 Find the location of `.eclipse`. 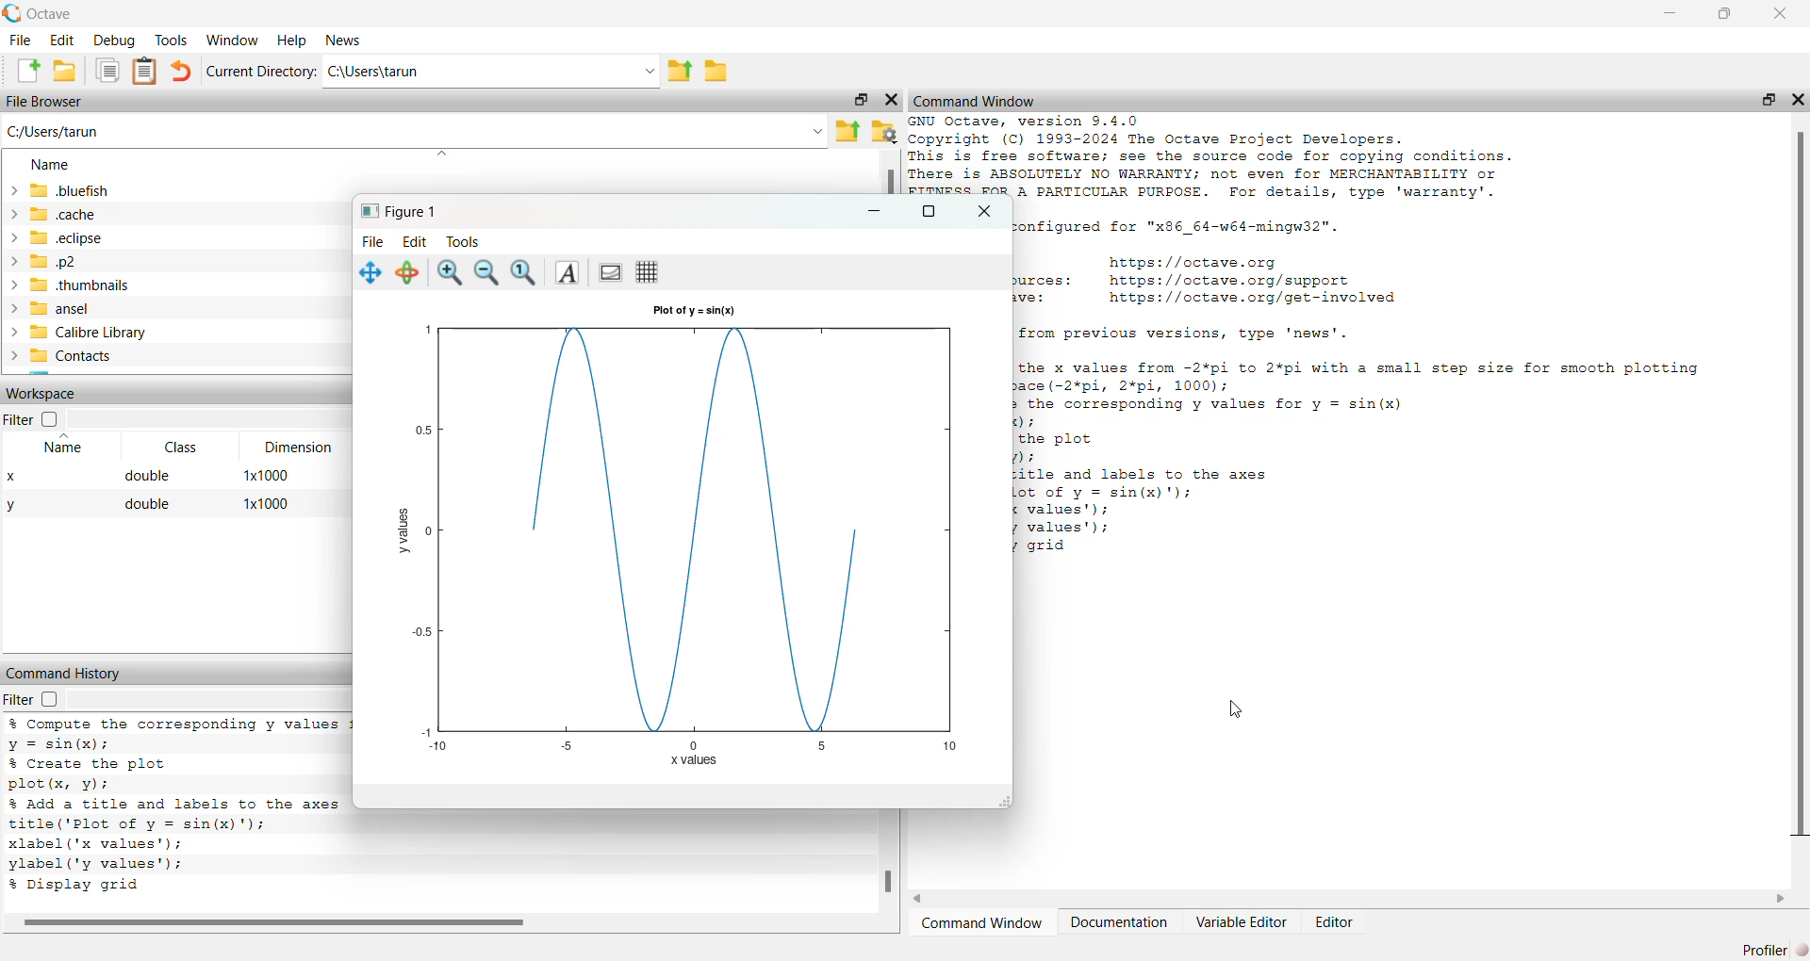

.eclipse is located at coordinates (60, 238).